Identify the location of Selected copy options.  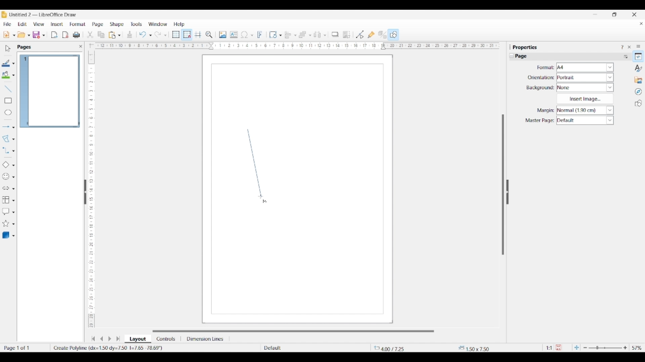
(101, 35).